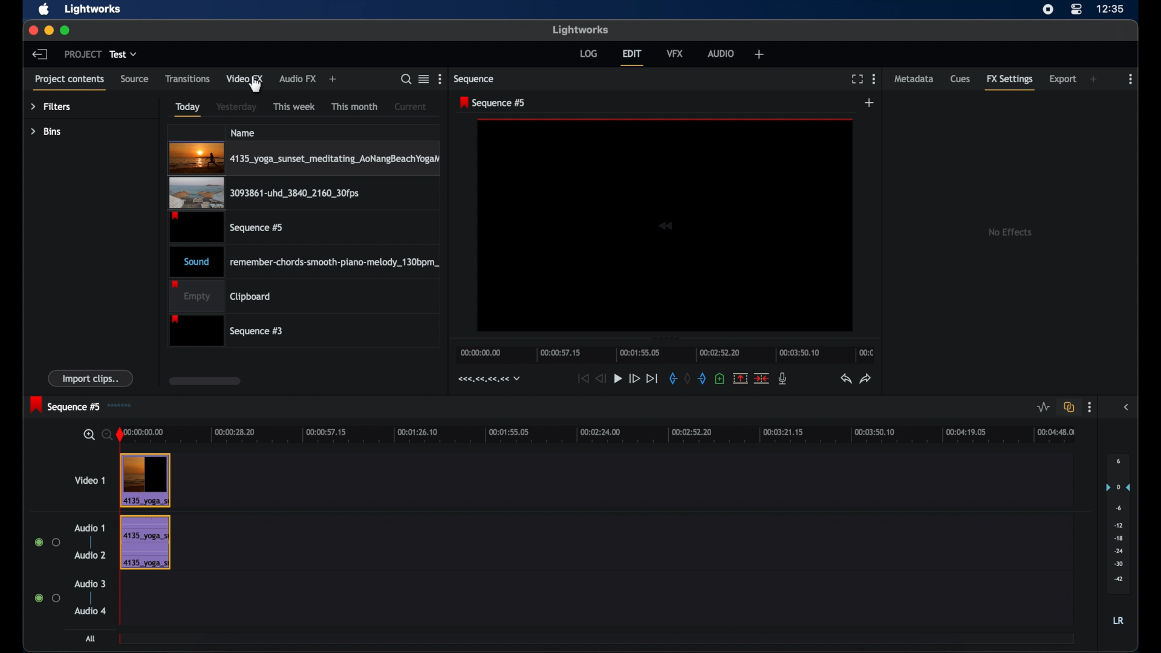 The width and height of the screenshot is (1161, 653). What do you see at coordinates (89, 555) in the screenshot?
I see `audio 2` at bounding box center [89, 555].